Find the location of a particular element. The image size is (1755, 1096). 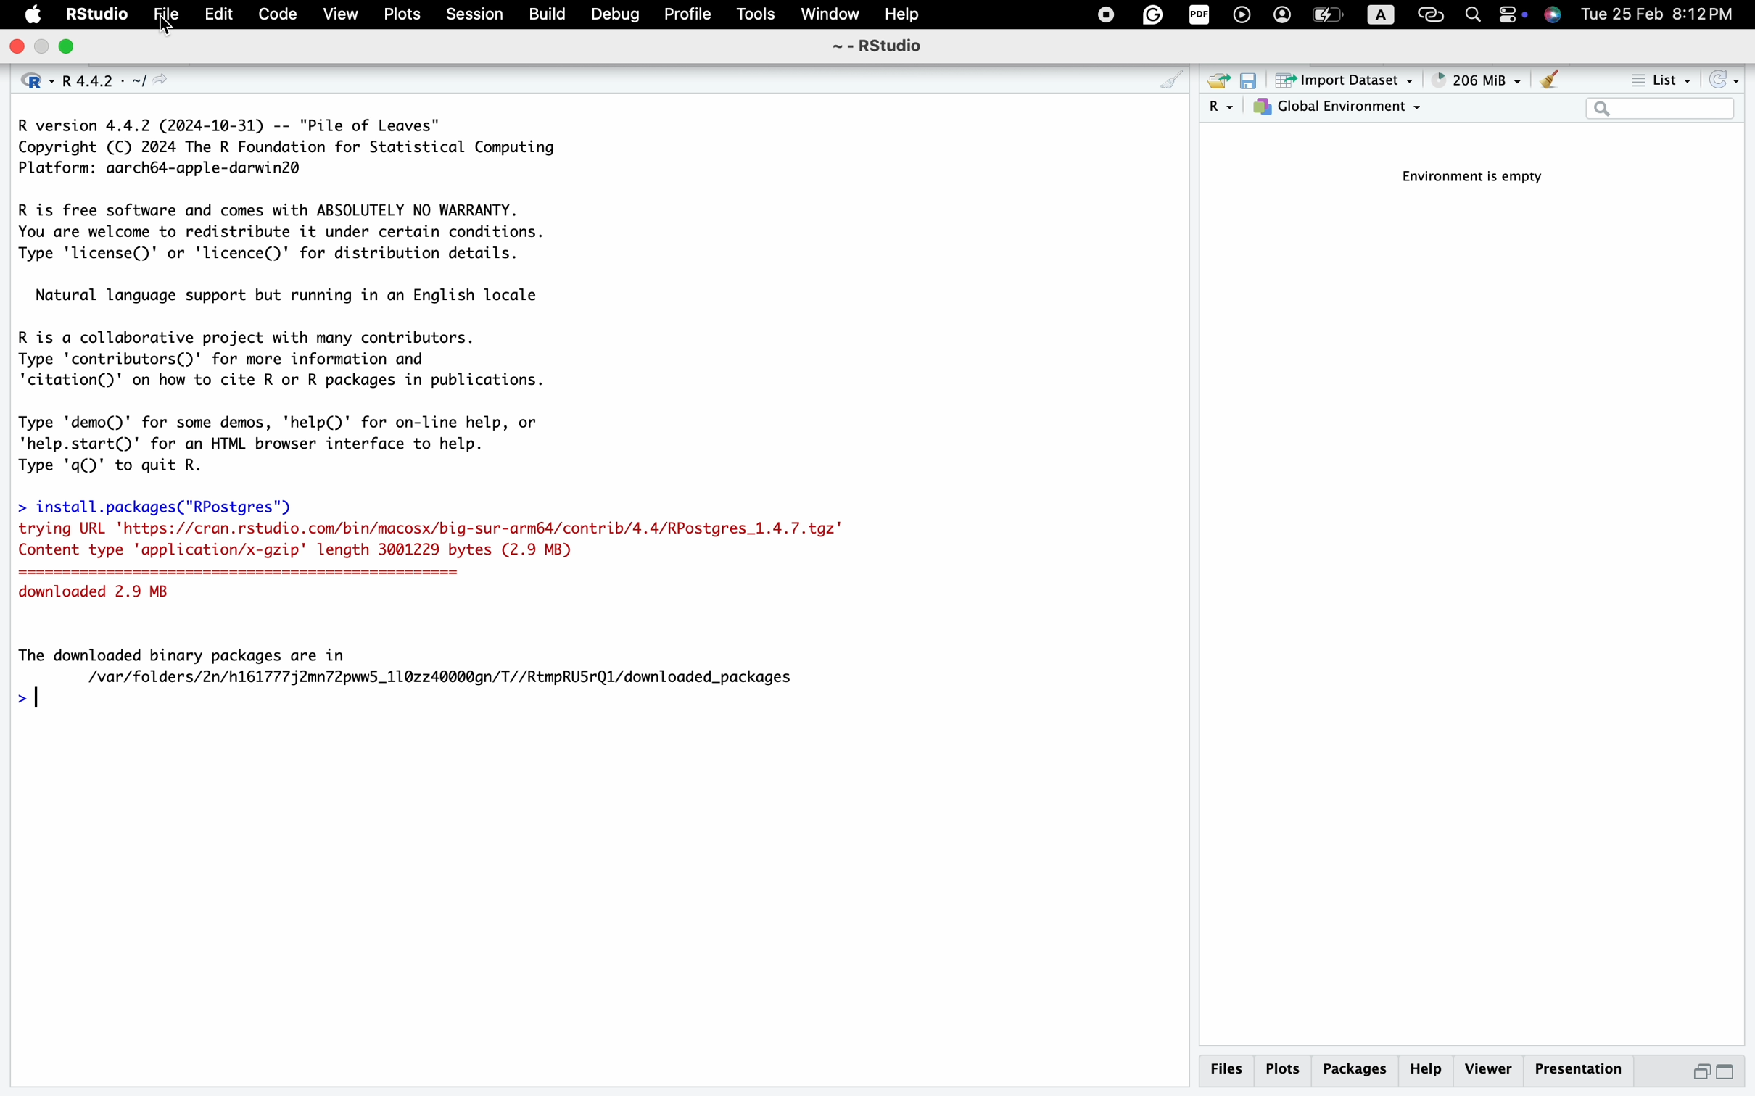

view the current working directory is located at coordinates (166, 83).